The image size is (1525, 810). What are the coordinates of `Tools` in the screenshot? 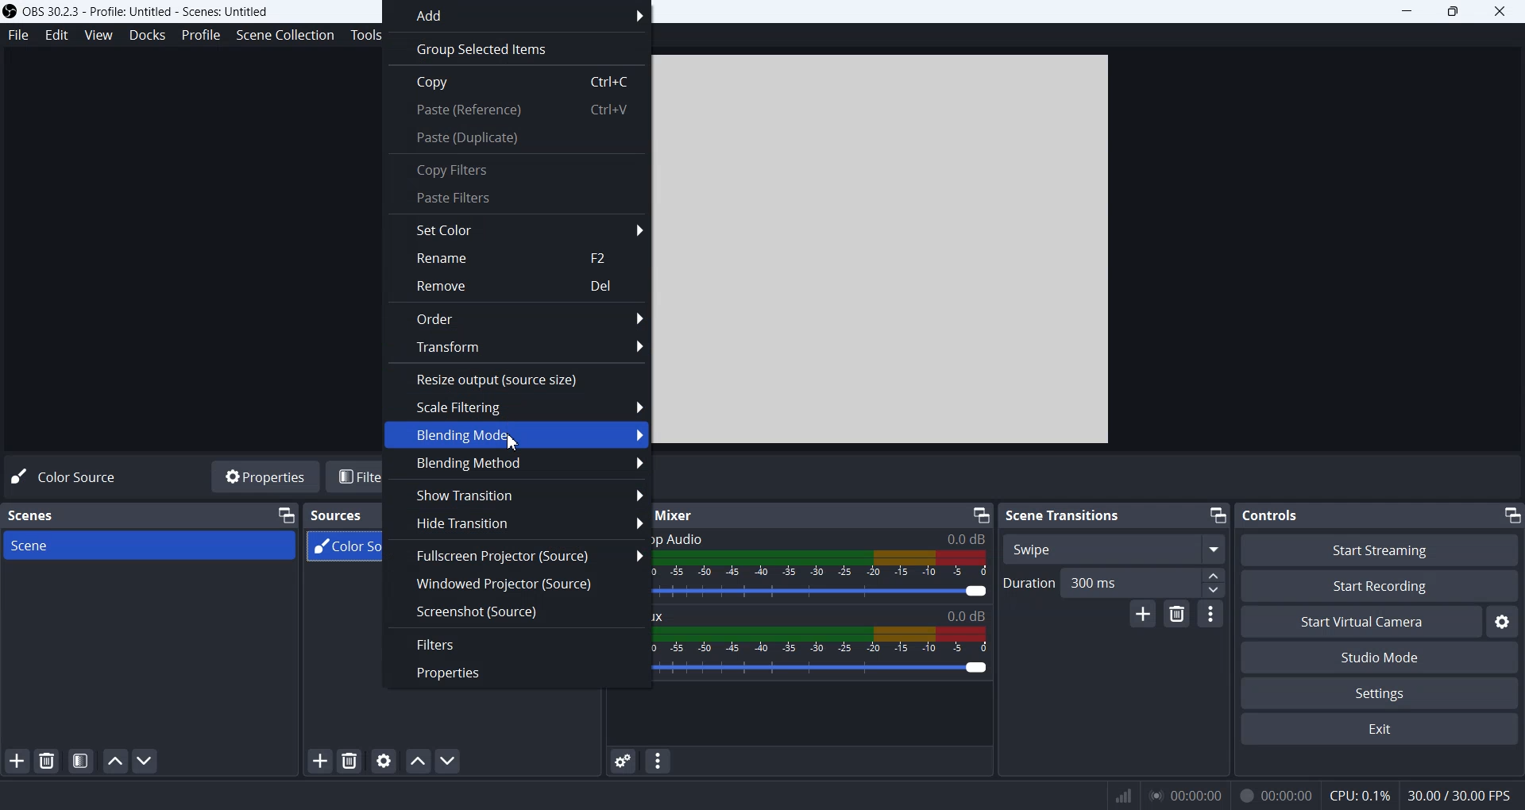 It's located at (362, 34).